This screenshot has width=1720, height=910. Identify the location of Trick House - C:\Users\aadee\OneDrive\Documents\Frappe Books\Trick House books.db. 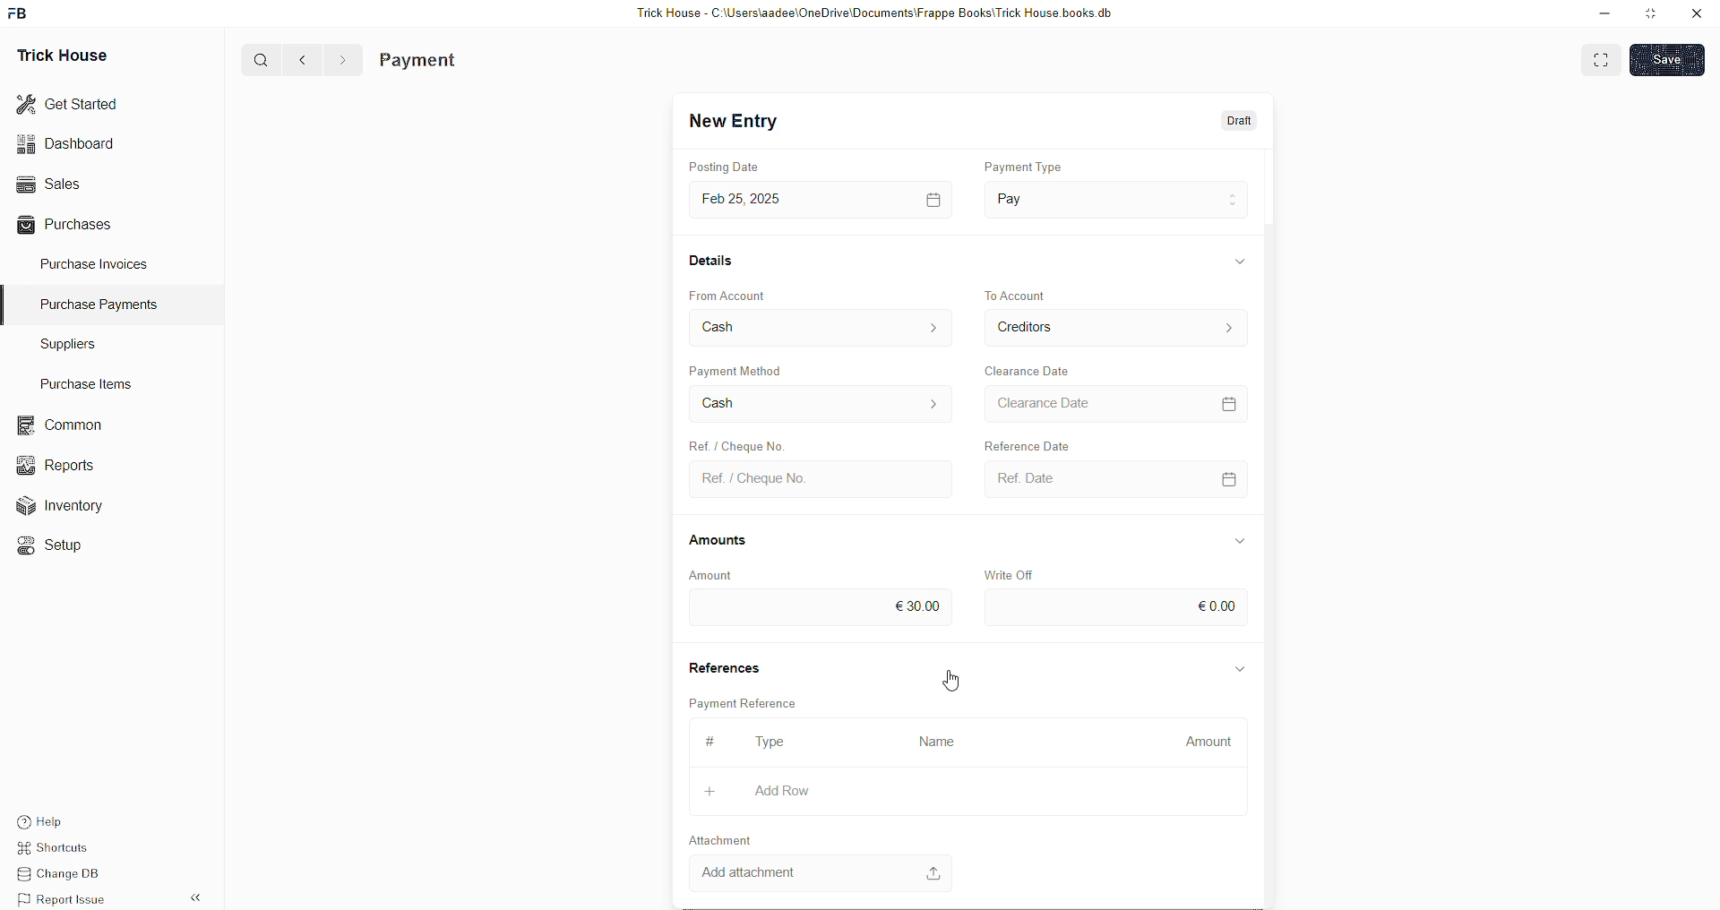
(878, 13).